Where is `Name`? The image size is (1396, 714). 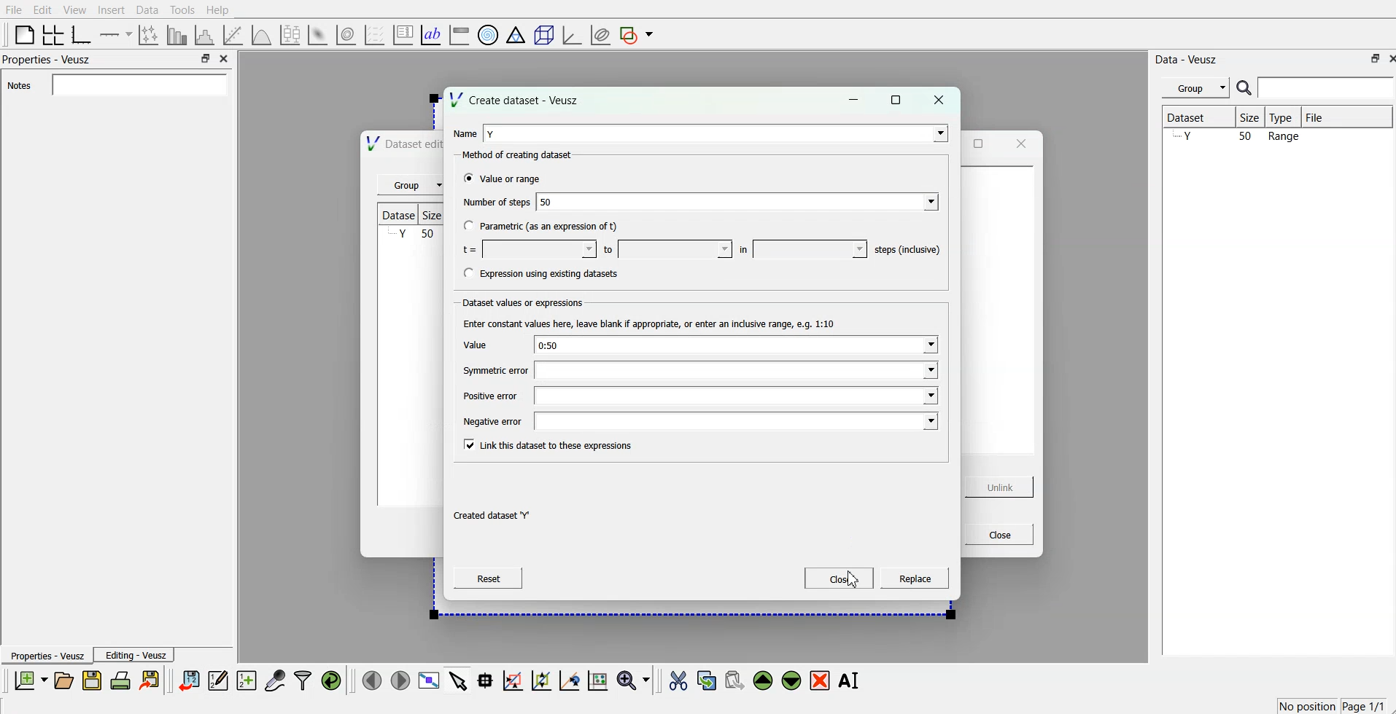
Name is located at coordinates (463, 132).